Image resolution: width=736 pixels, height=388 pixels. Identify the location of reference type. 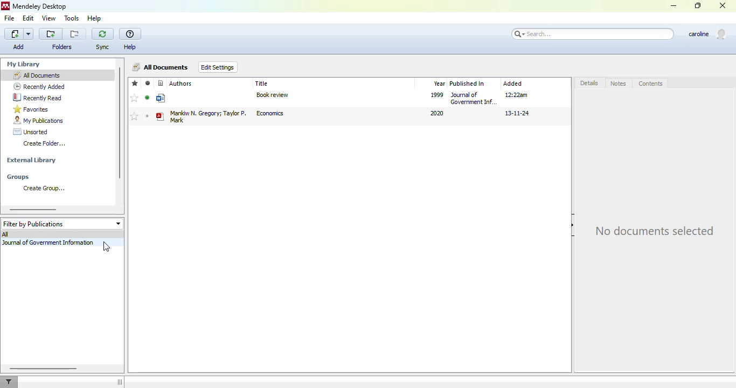
(161, 83).